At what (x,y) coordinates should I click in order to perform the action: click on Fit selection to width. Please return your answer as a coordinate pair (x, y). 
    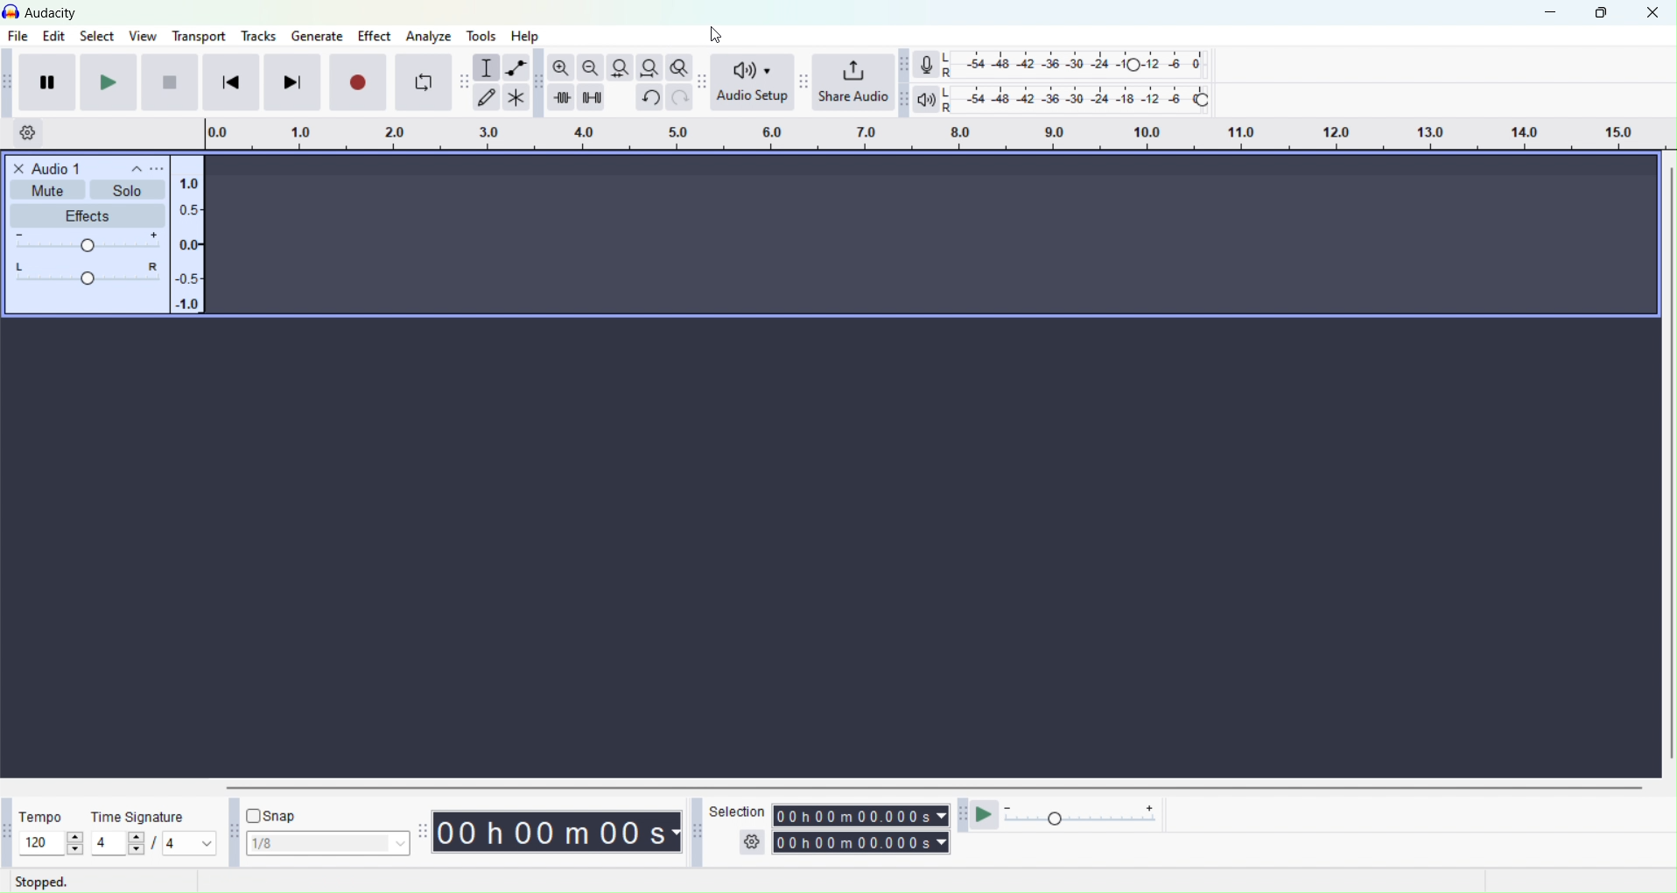
    Looking at the image, I should click on (622, 67).